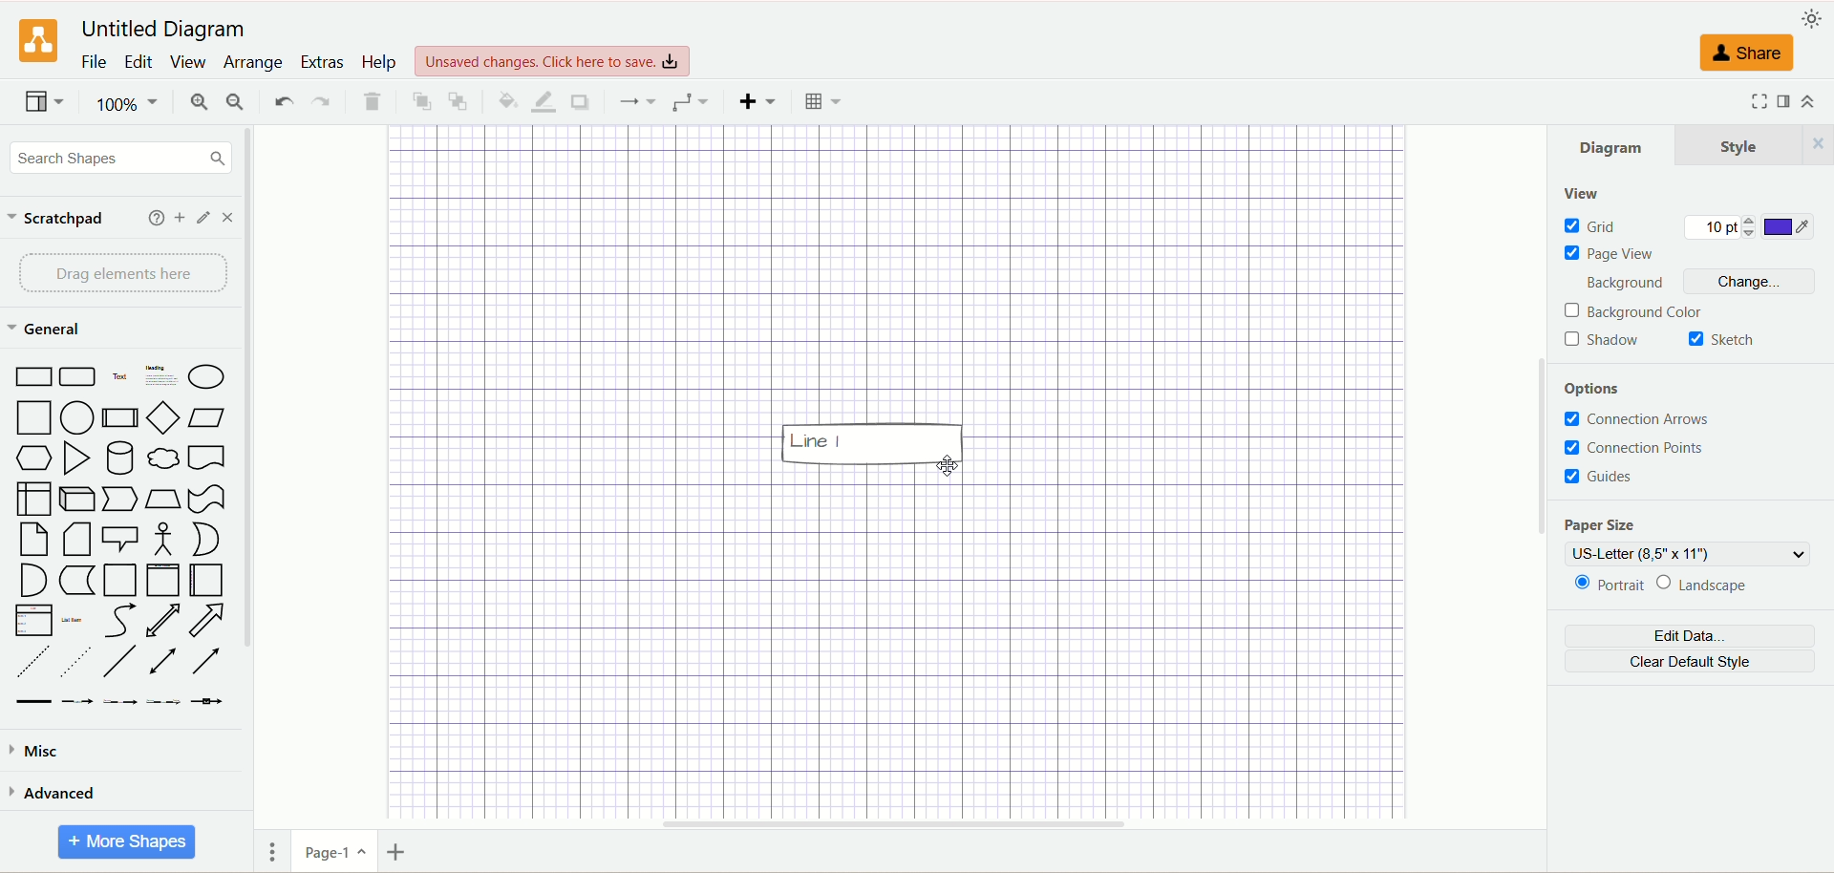  What do you see at coordinates (33, 621) in the screenshot?
I see `List` at bounding box center [33, 621].